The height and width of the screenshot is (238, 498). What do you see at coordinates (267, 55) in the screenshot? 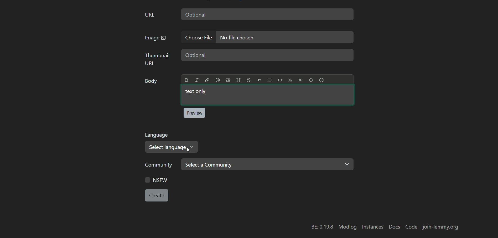
I see `text box` at bounding box center [267, 55].